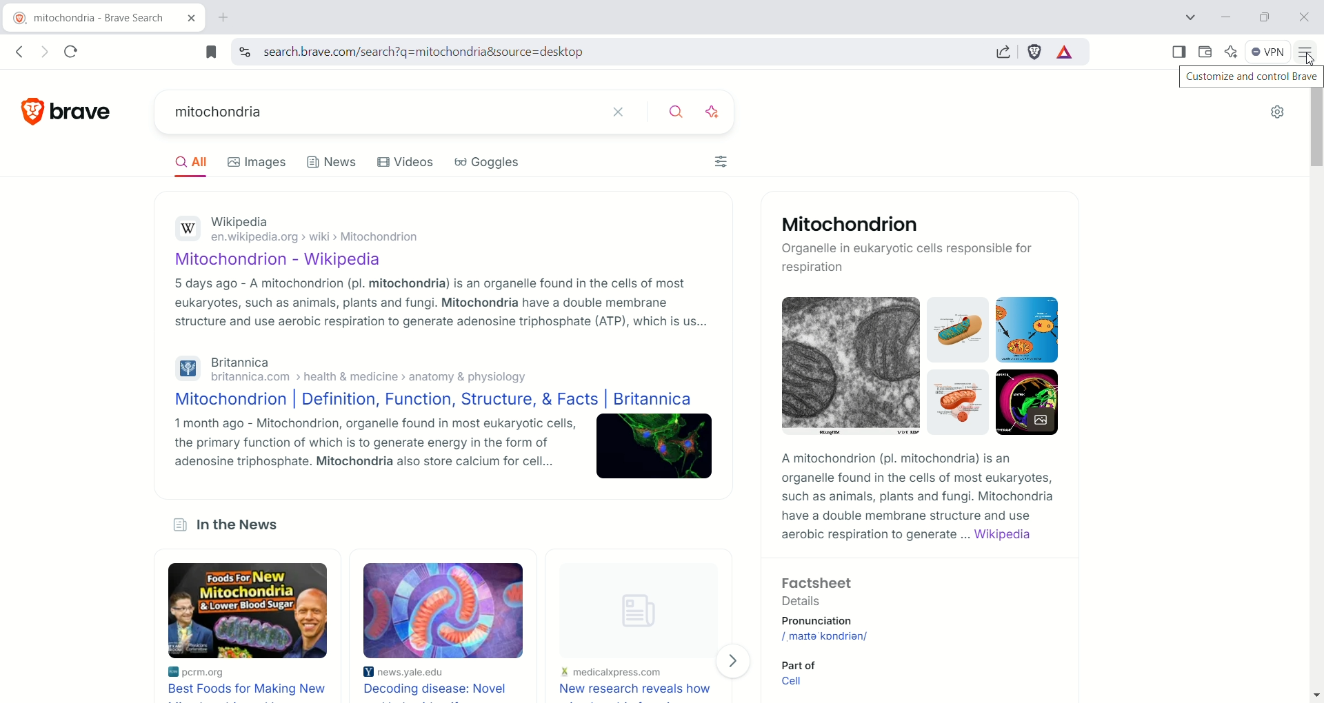 This screenshot has height=703, width=1324. I want to click on mitochondria images, so click(925, 362).